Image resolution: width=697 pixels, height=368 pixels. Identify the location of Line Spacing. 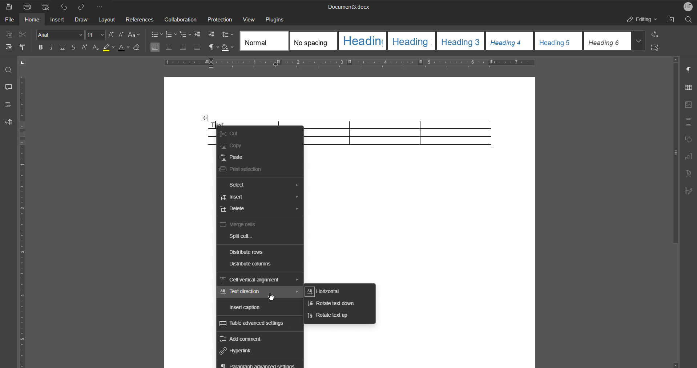
(227, 35).